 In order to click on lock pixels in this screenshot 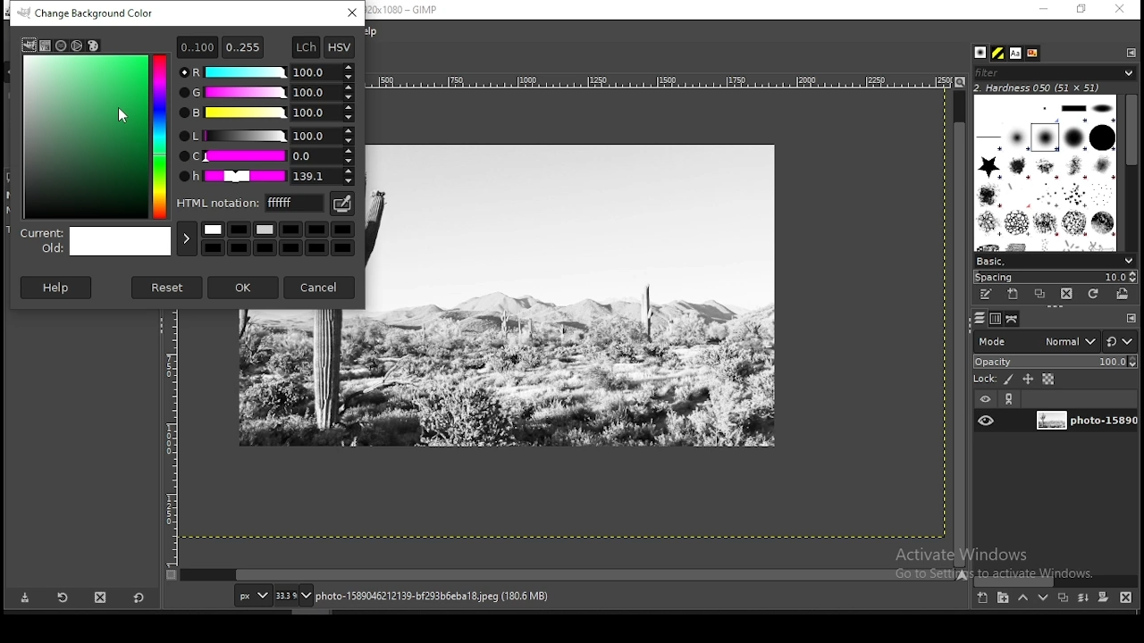, I will do `click(993, 378)`.